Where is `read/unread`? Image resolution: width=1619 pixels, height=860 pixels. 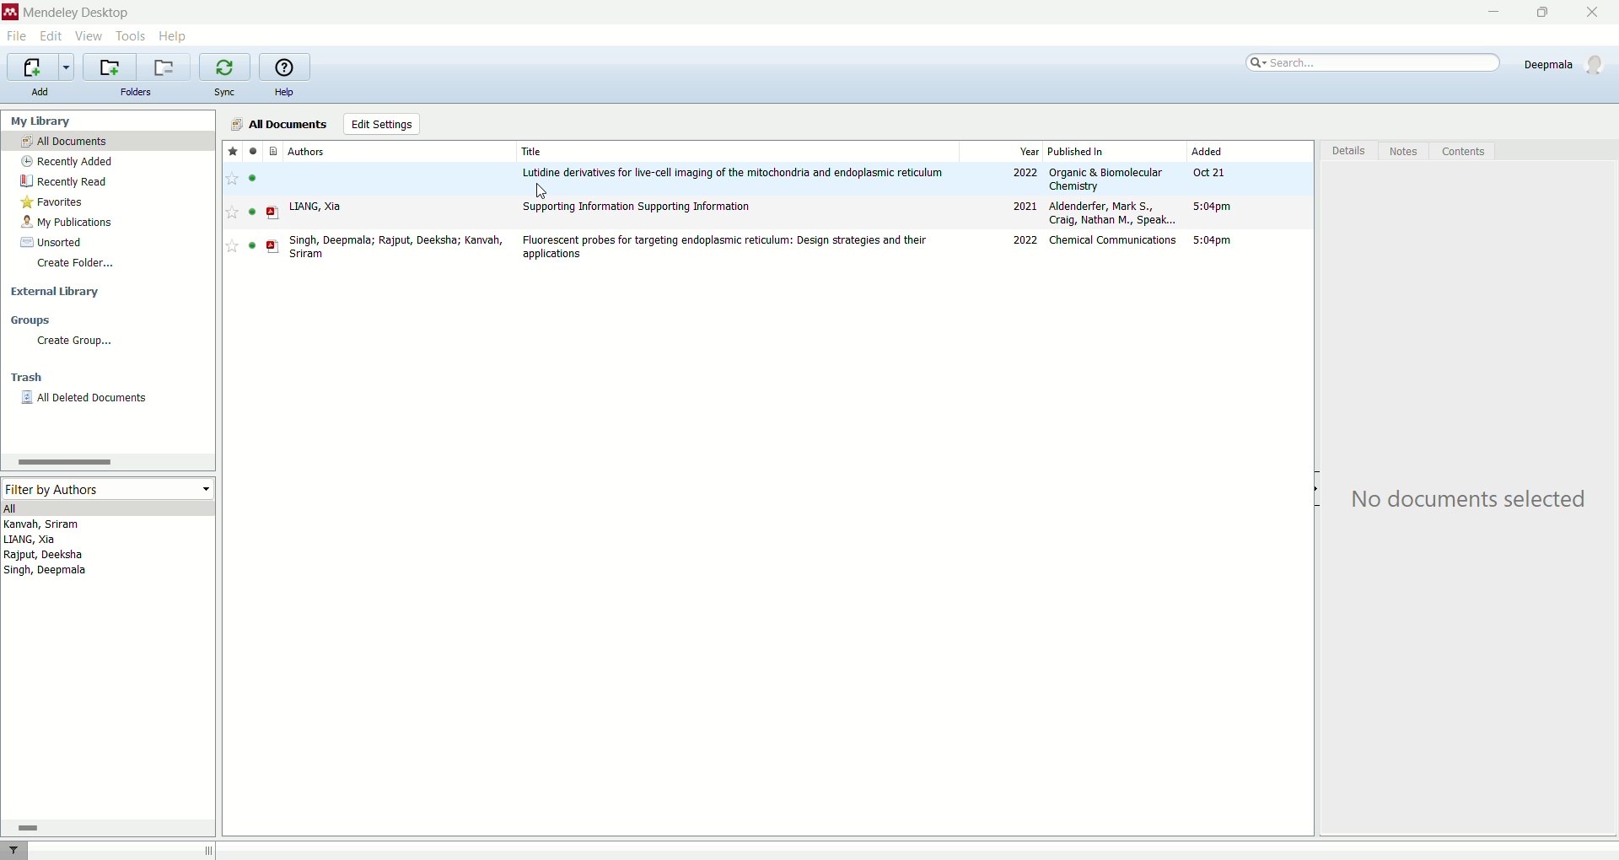 read/unread is located at coordinates (256, 178).